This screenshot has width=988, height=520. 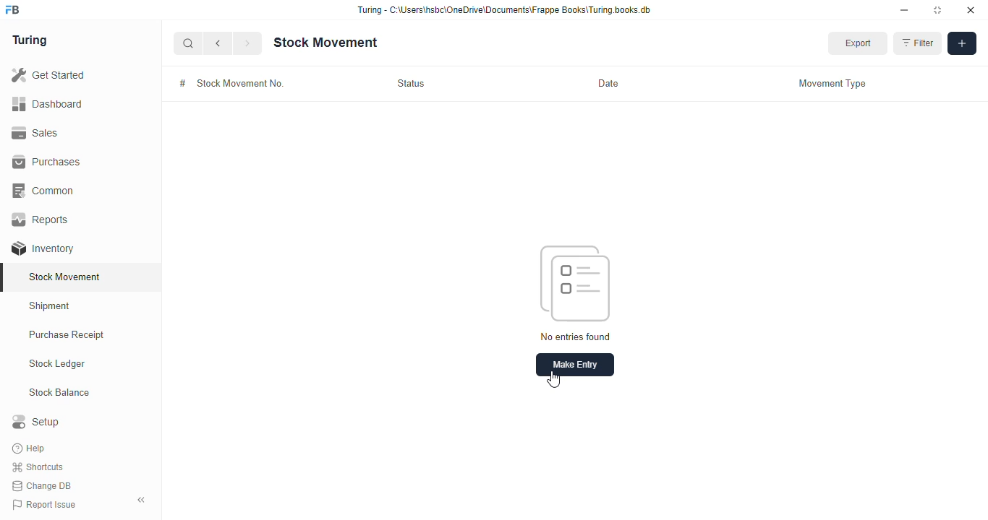 What do you see at coordinates (962, 43) in the screenshot?
I see `add` at bounding box center [962, 43].